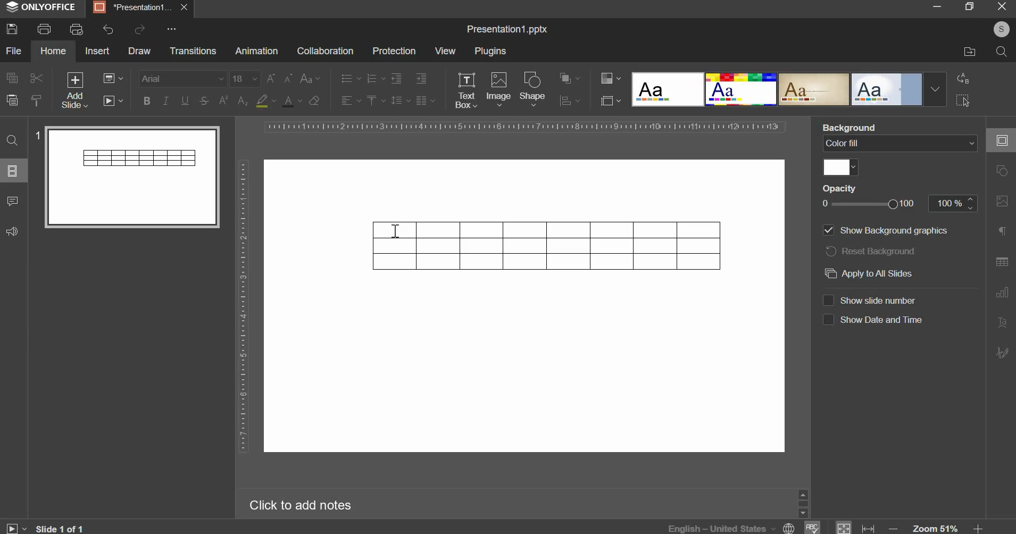 This screenshot has width=1016, height=534. Describe the element at coordinates (396, 78) in the screenshot. I see `decrease indent` at that location.